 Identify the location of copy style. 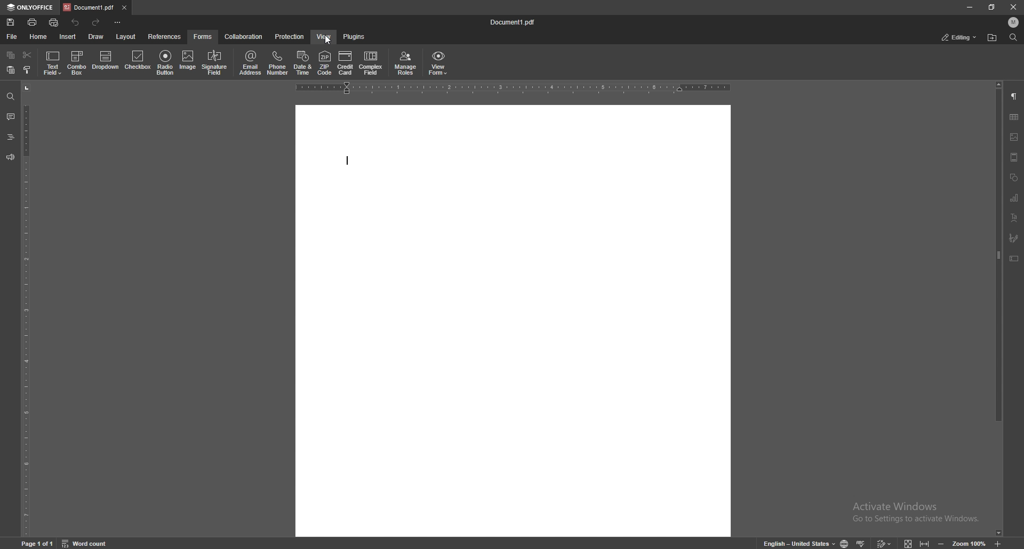
(27, 70).